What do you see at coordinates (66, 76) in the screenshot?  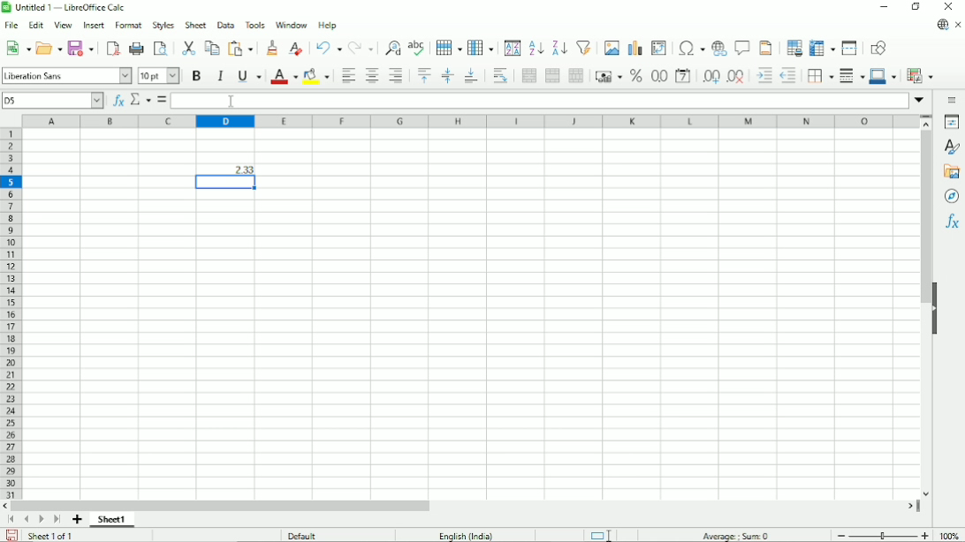 I see `Font style` at bounding box center [66, 76].